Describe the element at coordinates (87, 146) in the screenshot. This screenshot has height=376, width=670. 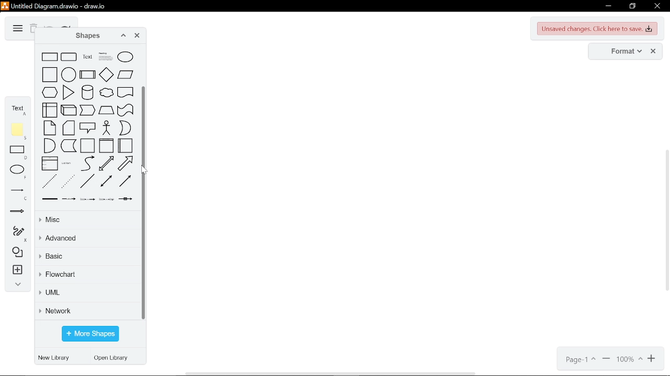
I see `container` at that location.